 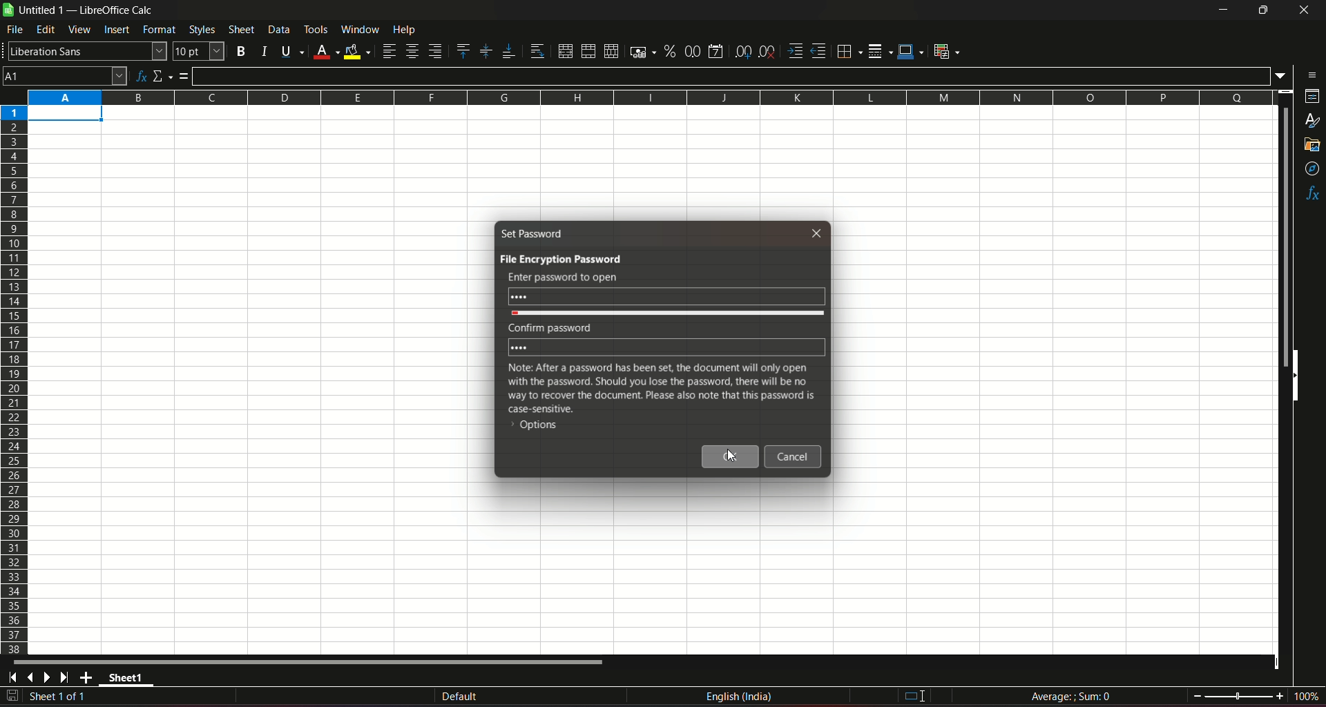 What do you see at coordinates (669, 52) in the screenshot?
I see `format as percent` at bounding box center [669, 52].